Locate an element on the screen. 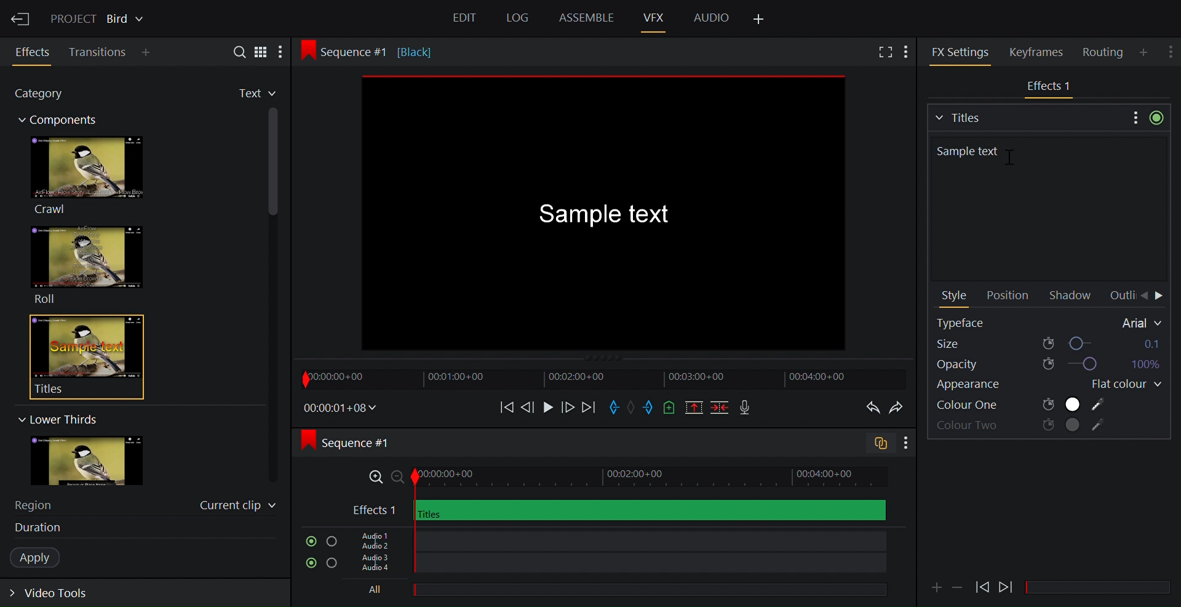  Flat colour is located at coordinates (1121, 385).